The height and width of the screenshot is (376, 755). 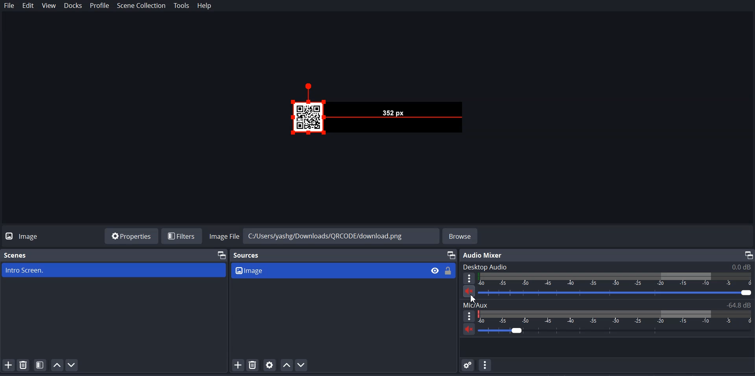 What do you see at coordinates (28, 6) in the screenshot?
I see `Edit` at bounding box center [28, 6].